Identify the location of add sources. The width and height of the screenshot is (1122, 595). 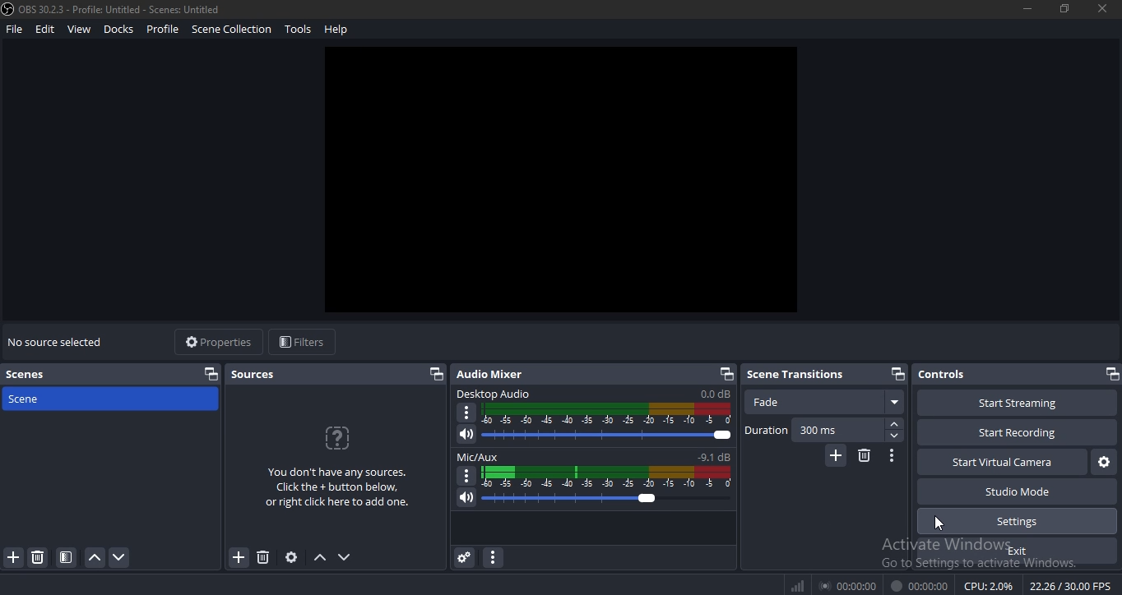
(239, 559).